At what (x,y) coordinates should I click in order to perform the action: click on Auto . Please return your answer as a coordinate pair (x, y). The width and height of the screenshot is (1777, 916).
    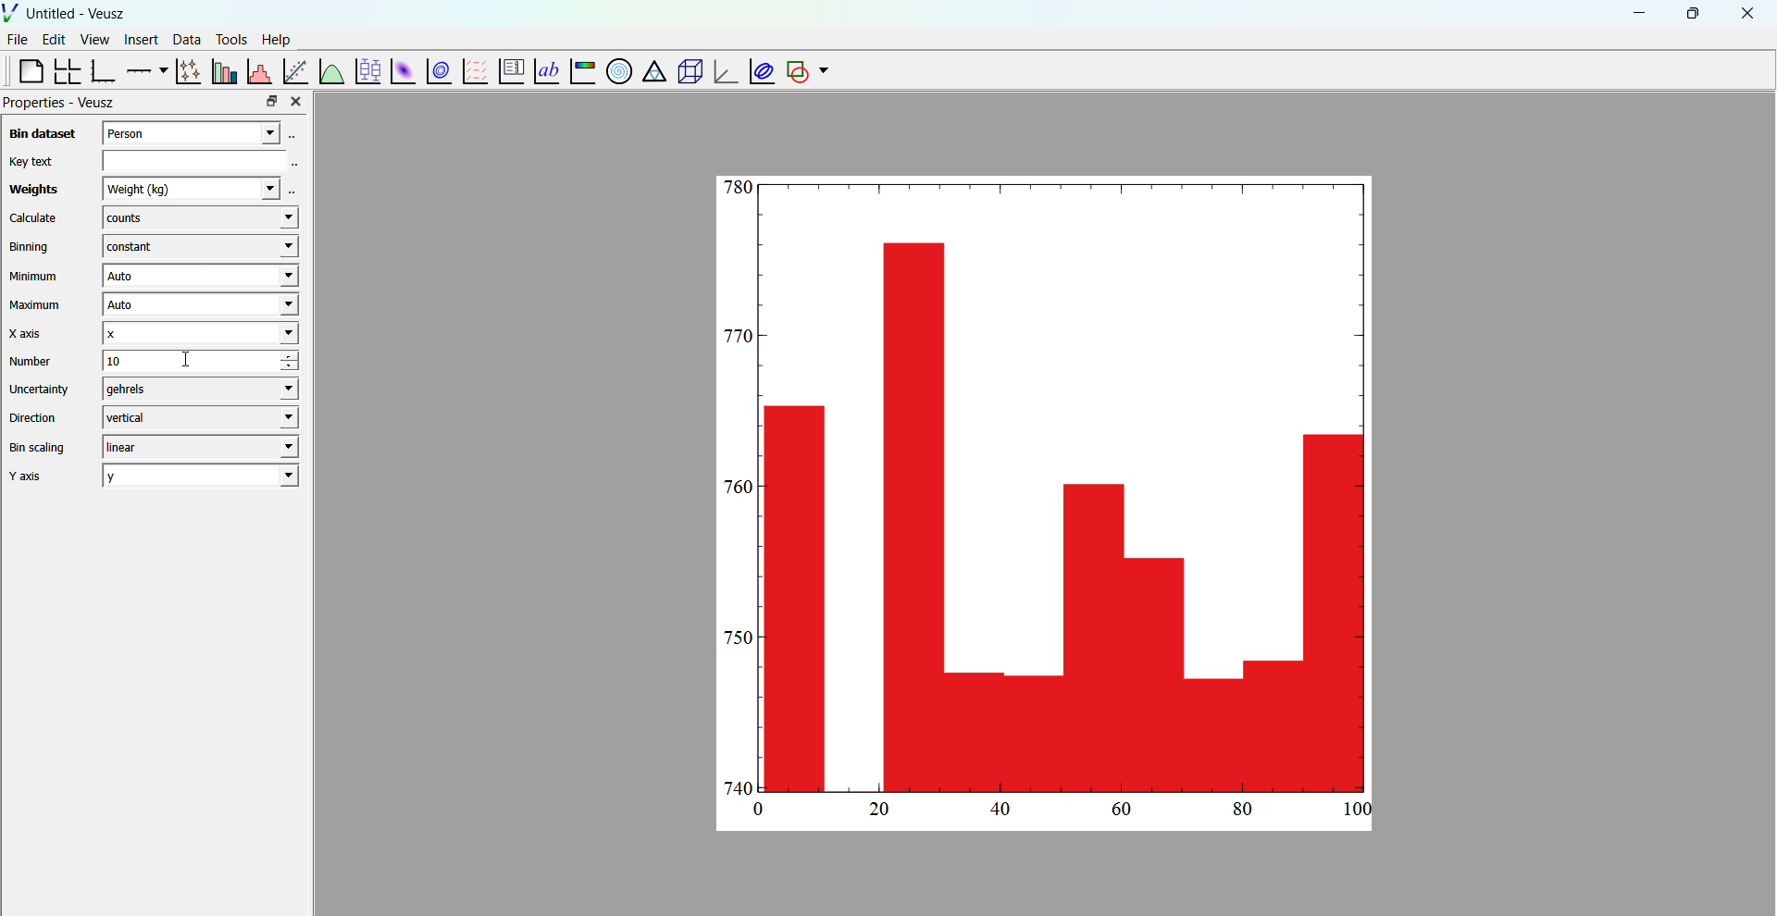
    Looking at the image, I should click on (199, 277).